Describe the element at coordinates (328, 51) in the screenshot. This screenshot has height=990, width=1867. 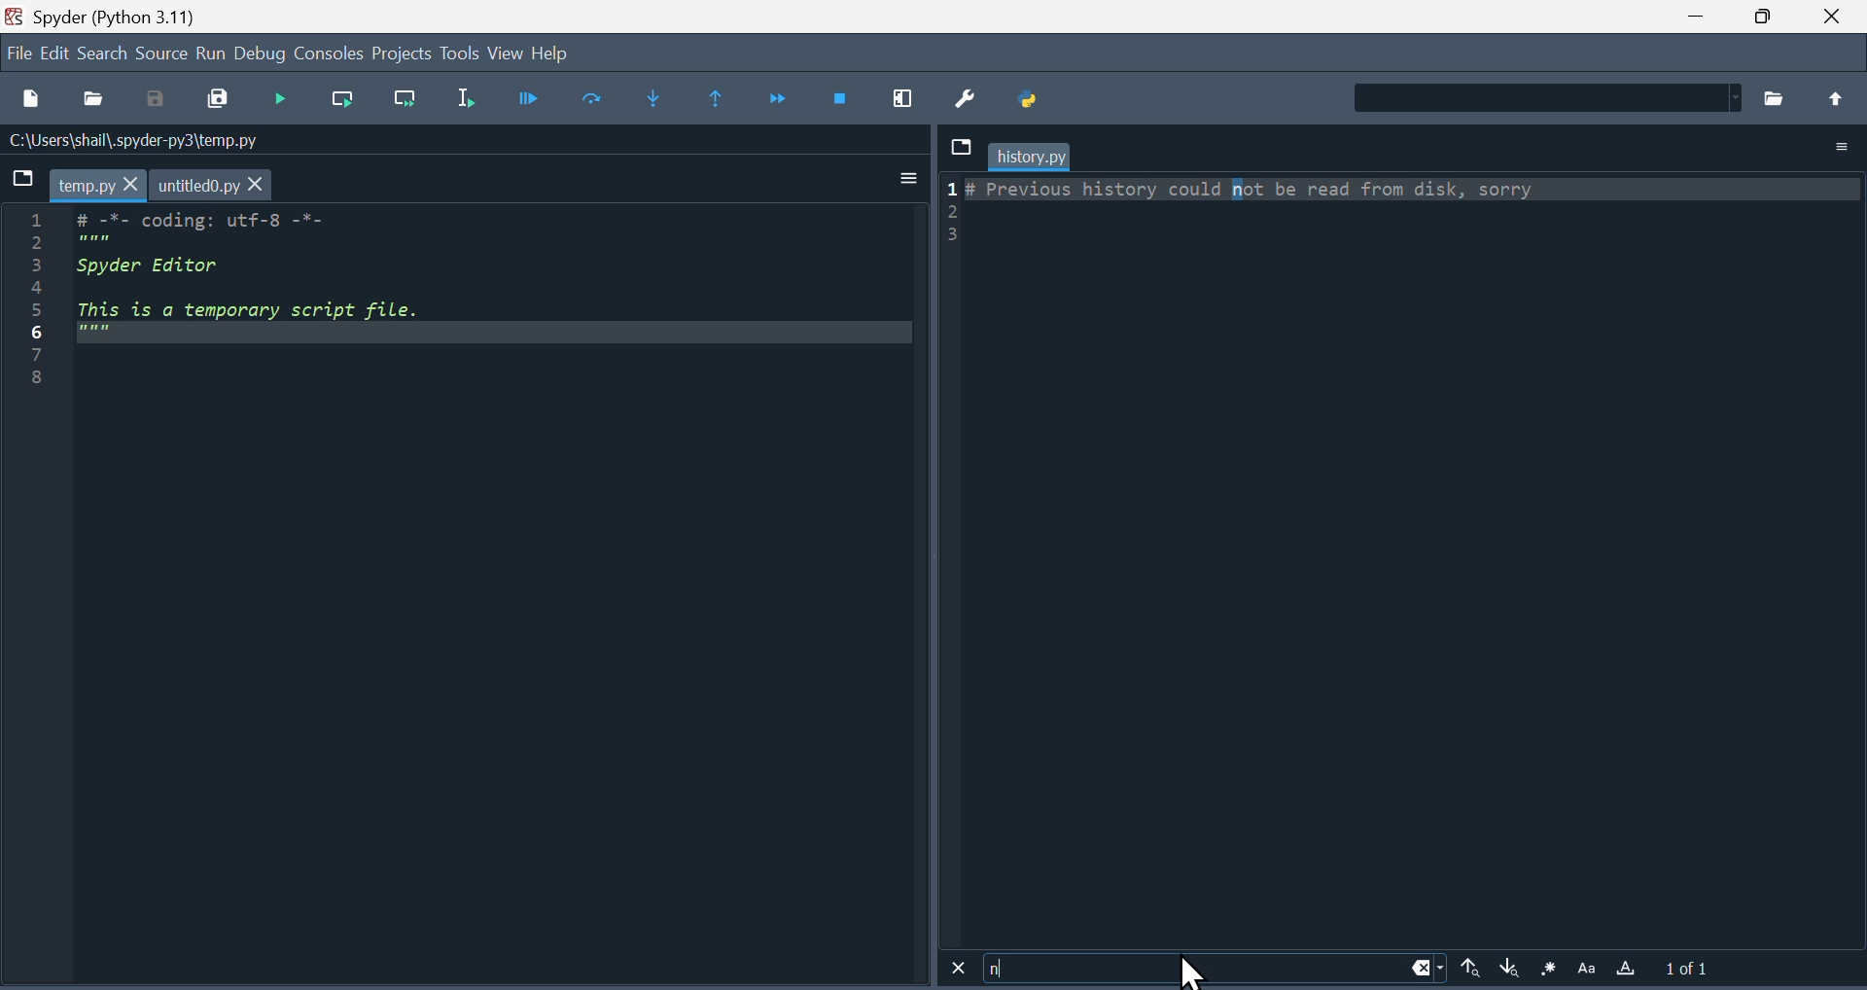
I see `Console` at that location.